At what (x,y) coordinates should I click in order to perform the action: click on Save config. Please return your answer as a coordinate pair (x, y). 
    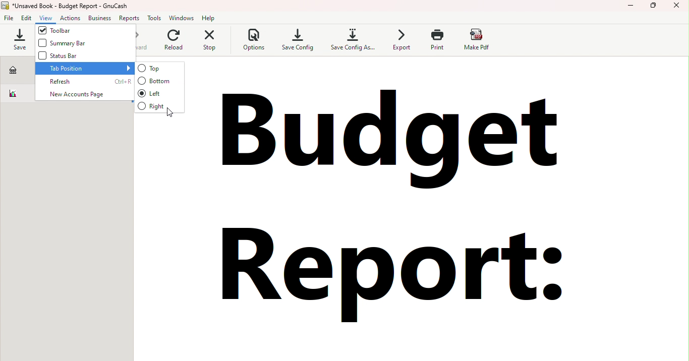
    Looking at the image, I should click on (296, 39).